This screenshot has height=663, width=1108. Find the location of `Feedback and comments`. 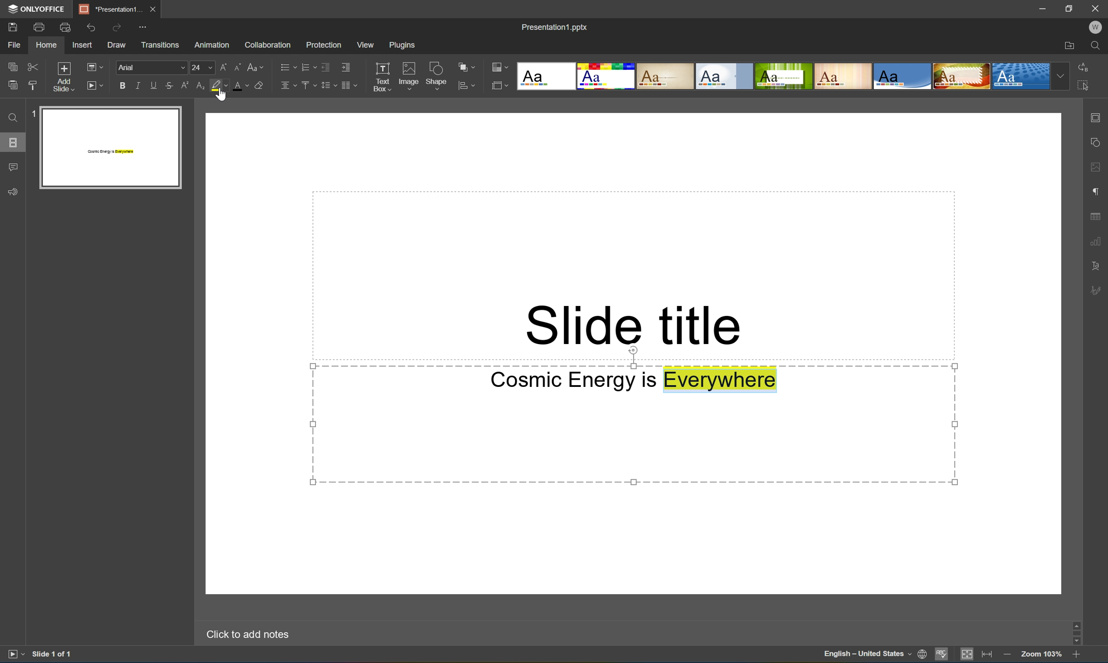

Feedback and comments is located at coordinates (11, 192).